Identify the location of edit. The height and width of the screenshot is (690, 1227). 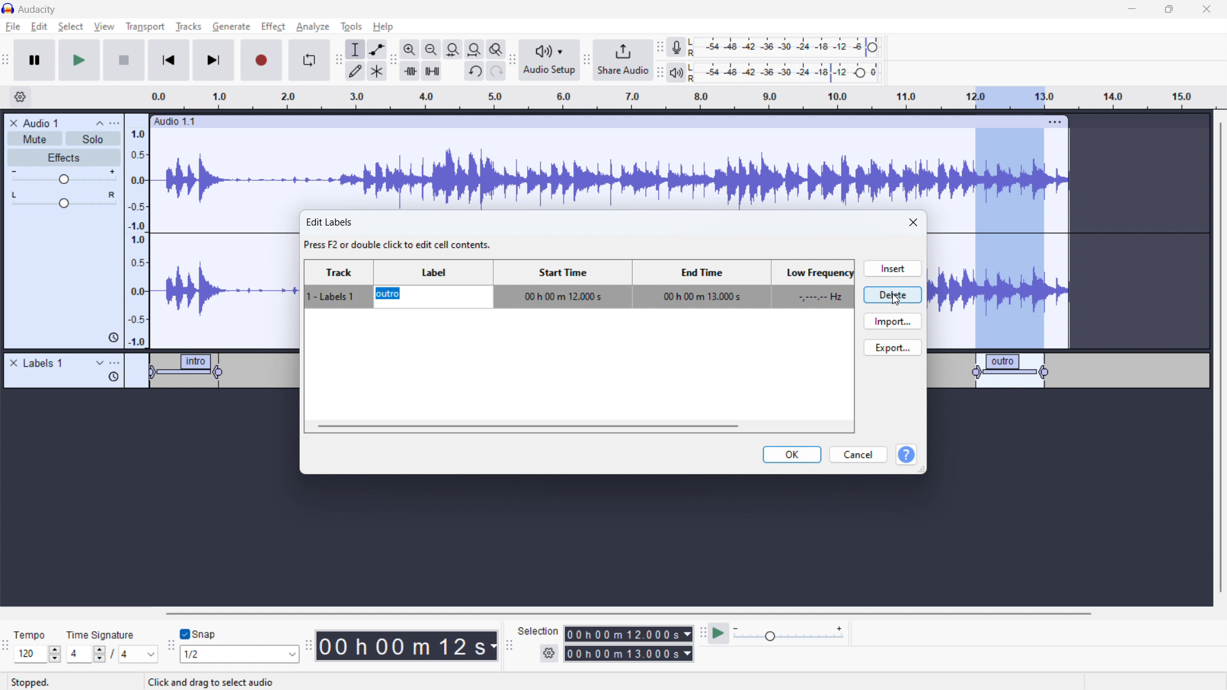
(39, 27).